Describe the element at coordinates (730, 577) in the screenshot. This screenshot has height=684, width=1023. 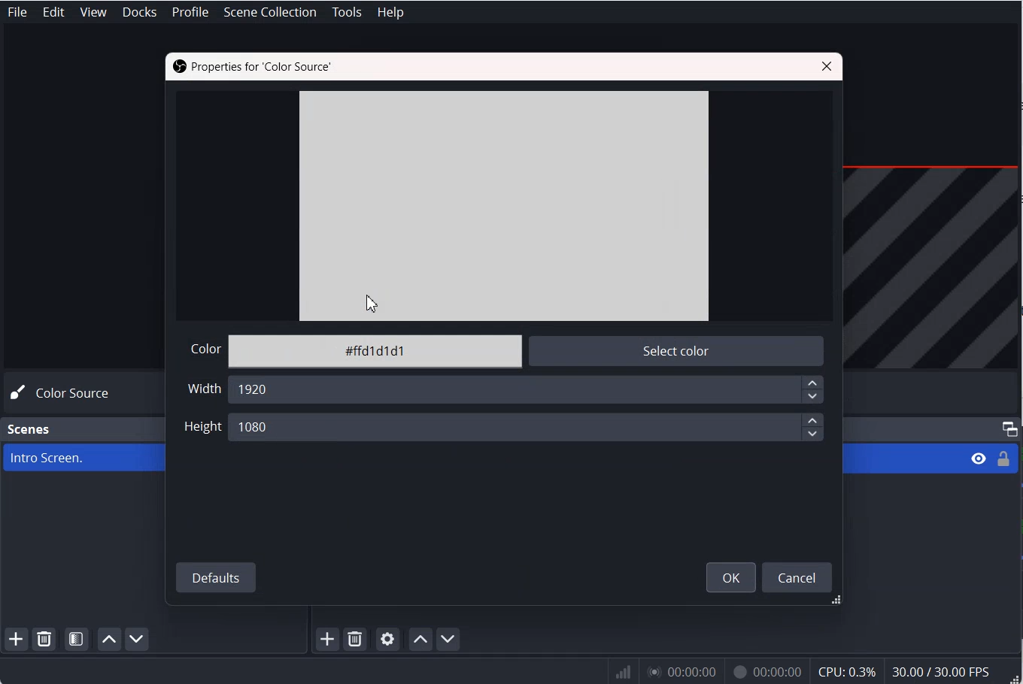
I see `OK` at that location.